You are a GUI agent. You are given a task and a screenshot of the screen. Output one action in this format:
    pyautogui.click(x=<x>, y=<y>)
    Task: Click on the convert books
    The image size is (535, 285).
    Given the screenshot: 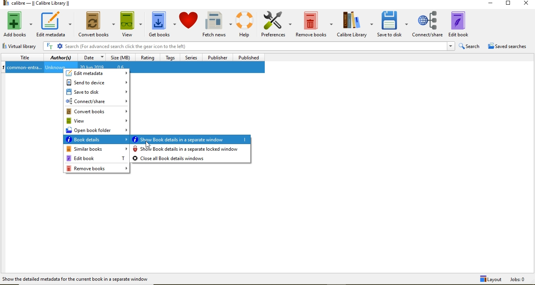 What is the action you would take?
    pyautogui.click(x=96, y=111)
    